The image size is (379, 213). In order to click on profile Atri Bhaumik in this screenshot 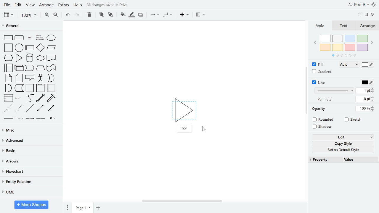, I will do `click(358, 5)`.